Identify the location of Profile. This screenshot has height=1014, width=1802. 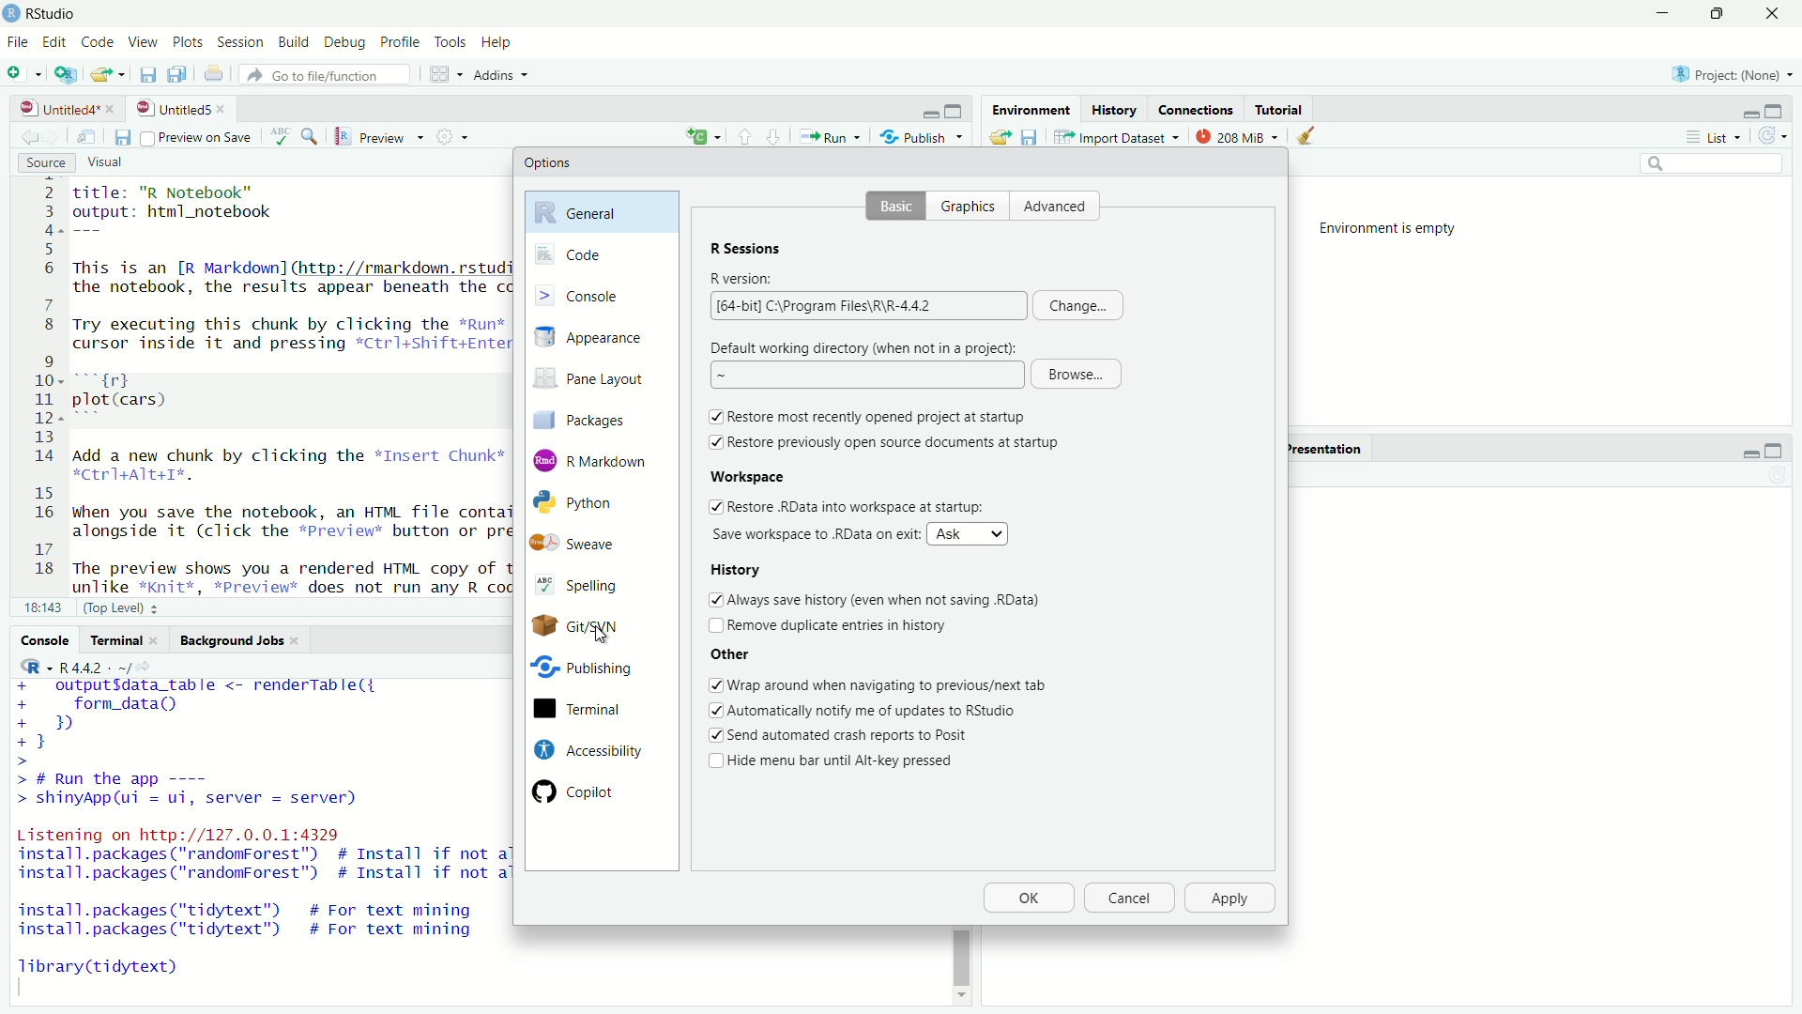
(399, 43).